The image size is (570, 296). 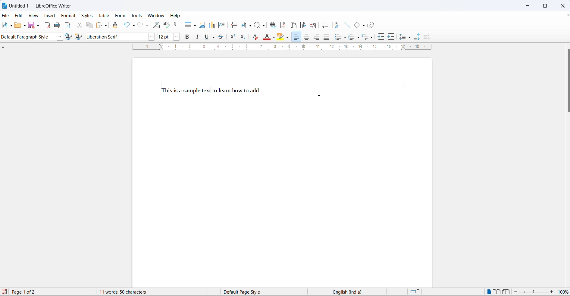 What do you see at coordinates (166, 24) in the screenshot?
I see `spellings` at bounding box center [166, 24].